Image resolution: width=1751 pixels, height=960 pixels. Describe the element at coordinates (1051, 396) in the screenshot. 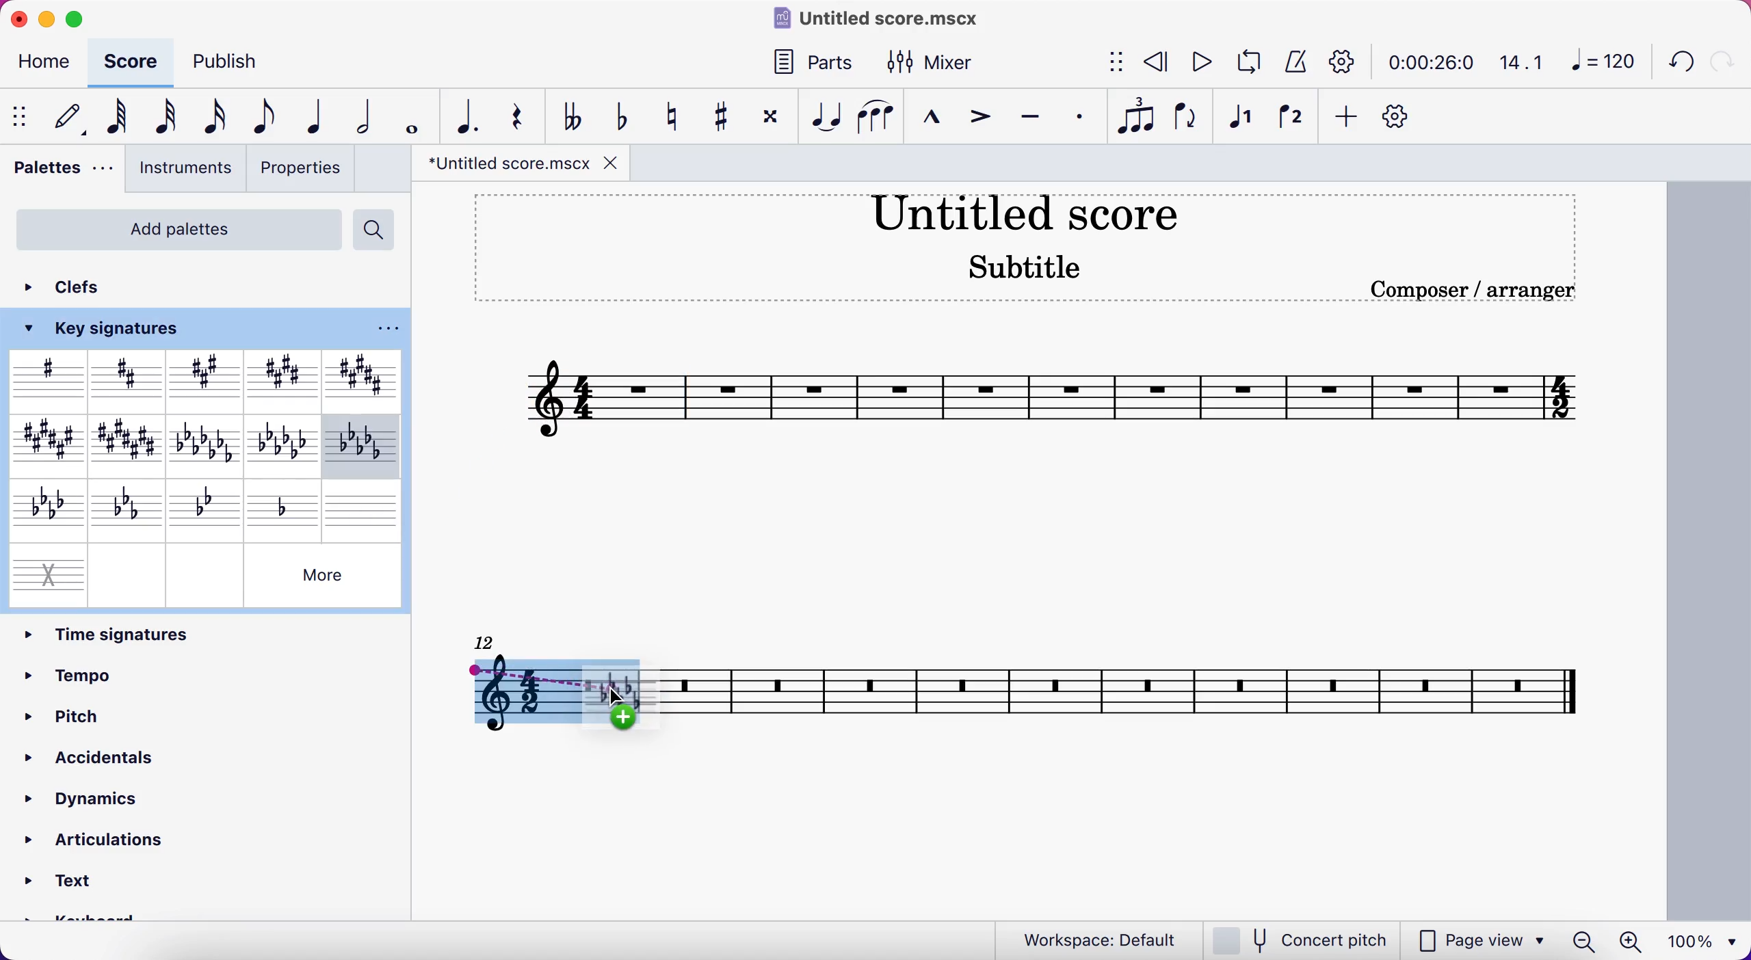

I see `score` at that location.